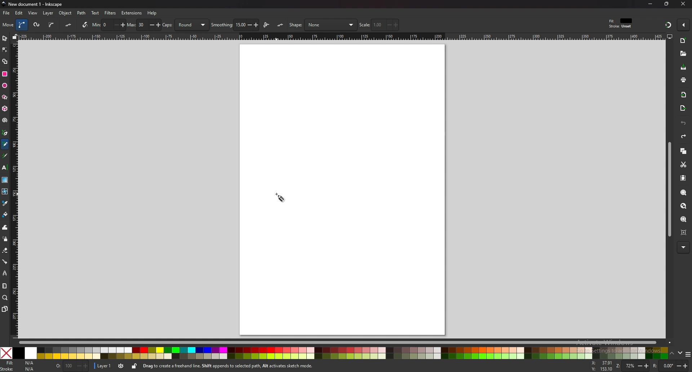  Describe the element at coordinates (683, 124) in the screenshot. I see `undo` at that location.